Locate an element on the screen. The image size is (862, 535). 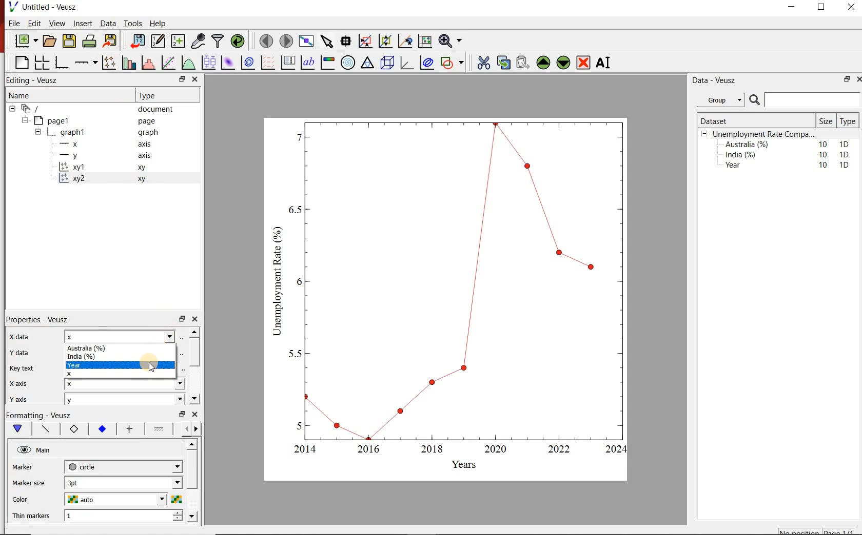
base graphs is located at coordinates (62, 63).